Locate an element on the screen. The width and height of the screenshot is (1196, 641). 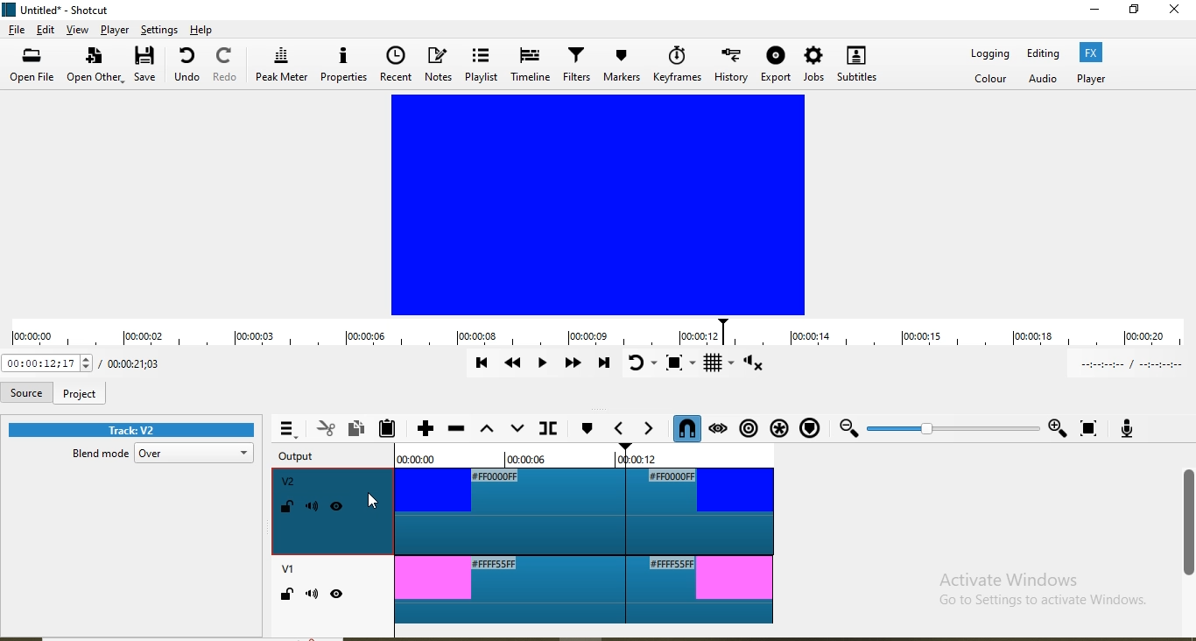
minimise is located at coordinates (1083, 13).